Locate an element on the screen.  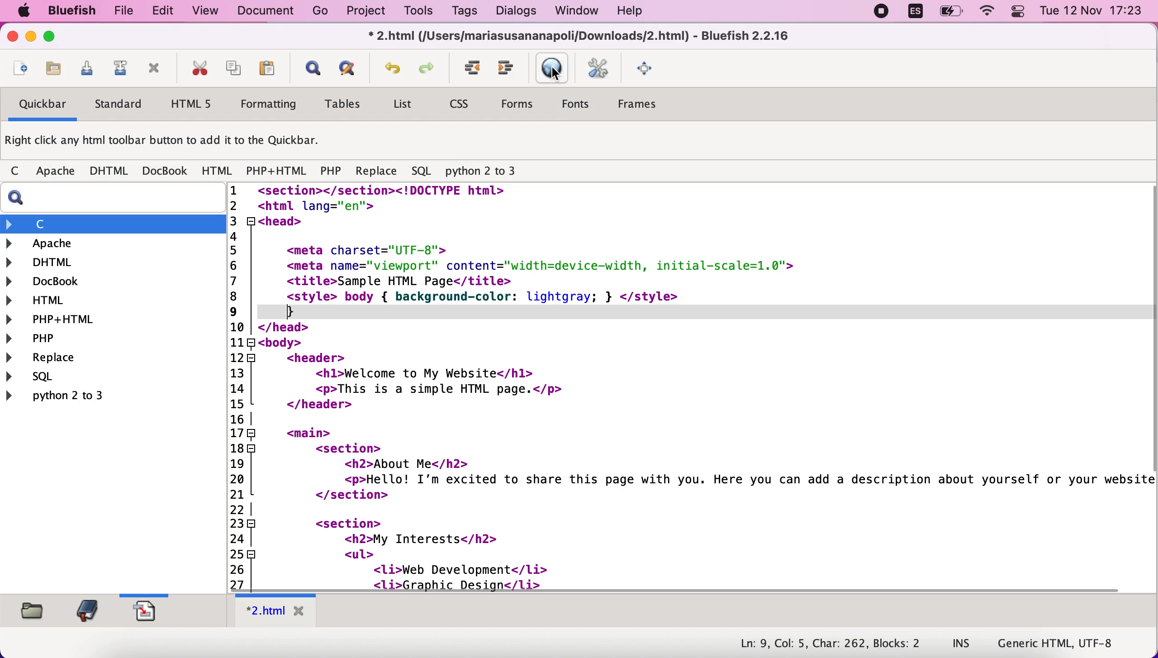
apache is located at coordinates (58, 171).